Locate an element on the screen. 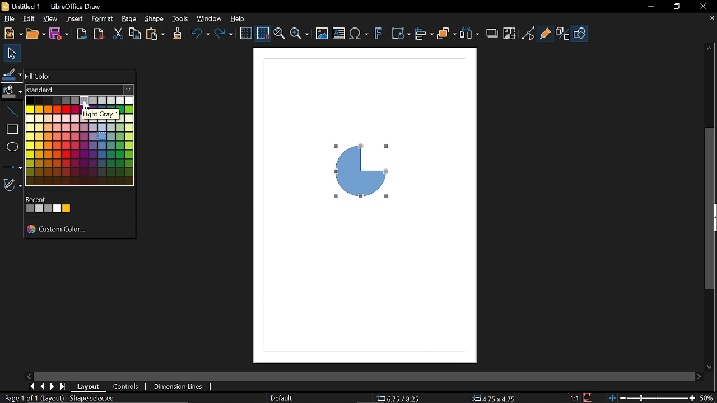  Display grid is located at coordinates (246, 35).